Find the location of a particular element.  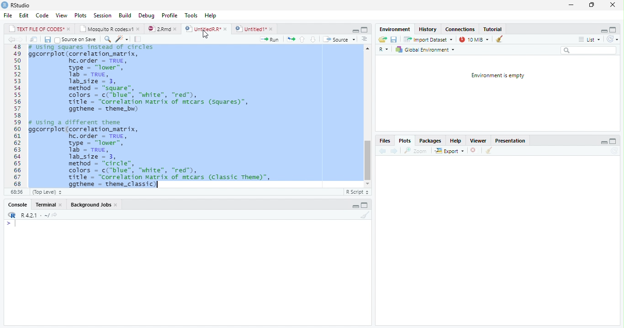

Environment is located at coordinates (395, 29).